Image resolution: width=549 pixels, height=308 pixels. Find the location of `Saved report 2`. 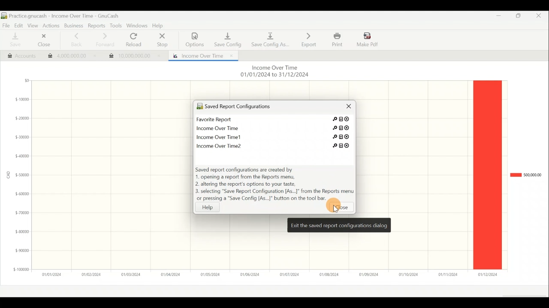

Saved report 2 is located at coordinates (274, 127).